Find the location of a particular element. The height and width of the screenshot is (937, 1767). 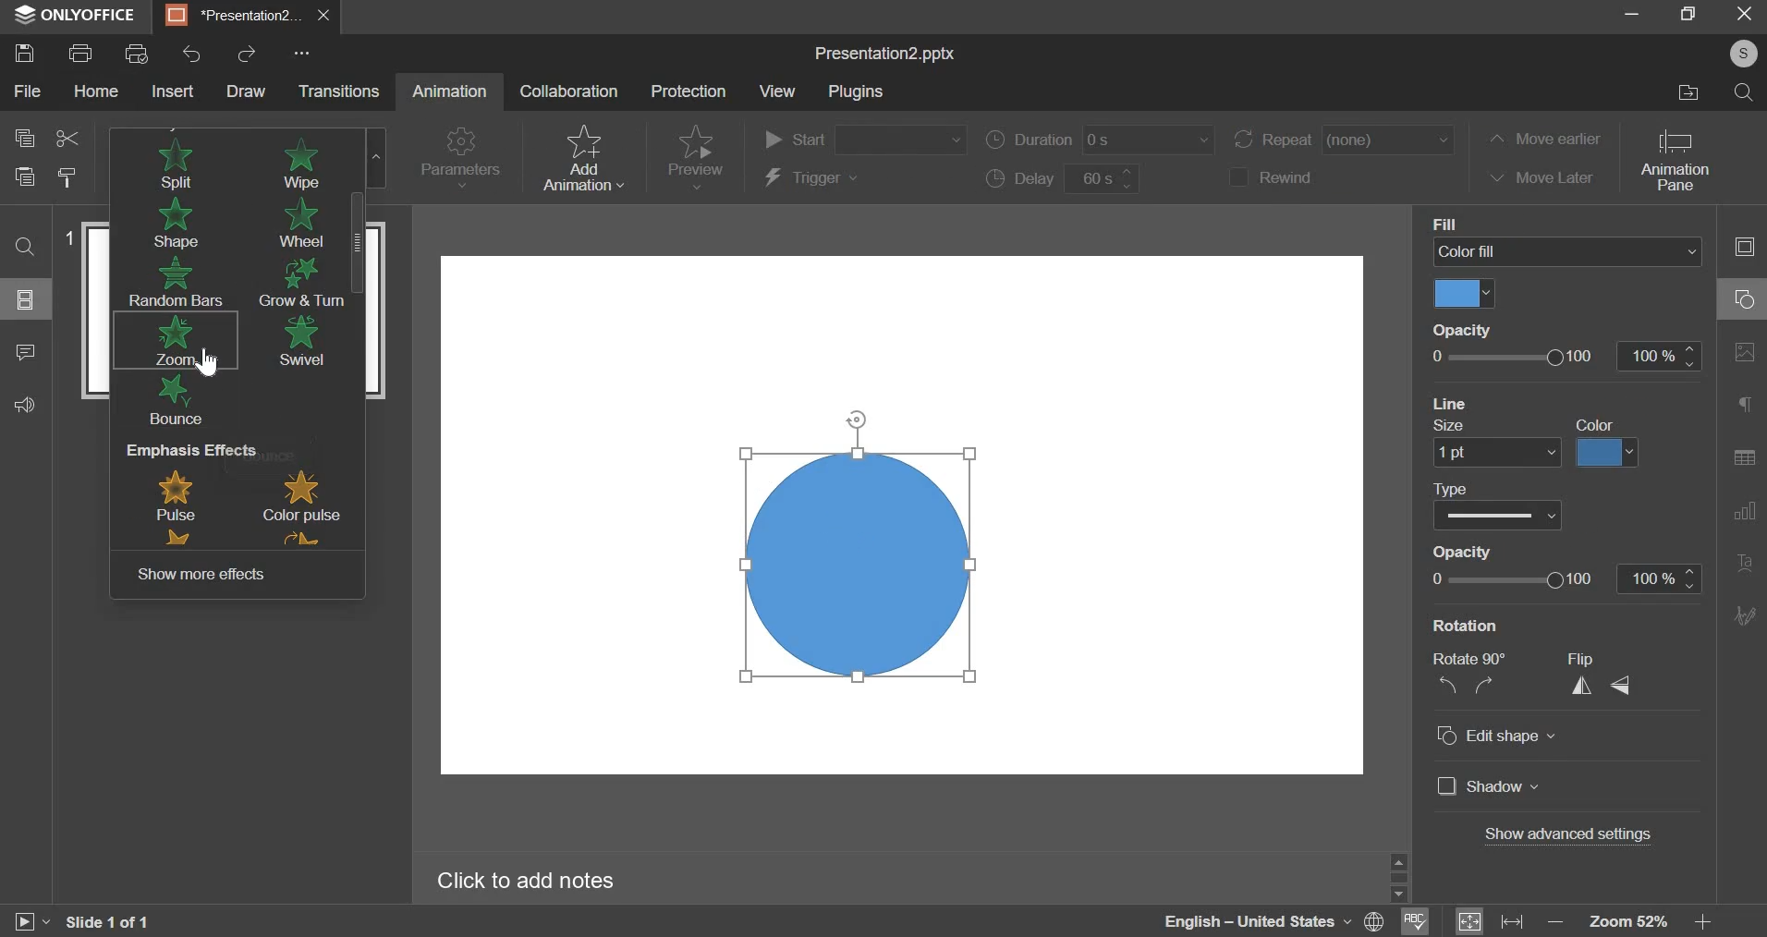

swivel is located at coordinates (300, 339).